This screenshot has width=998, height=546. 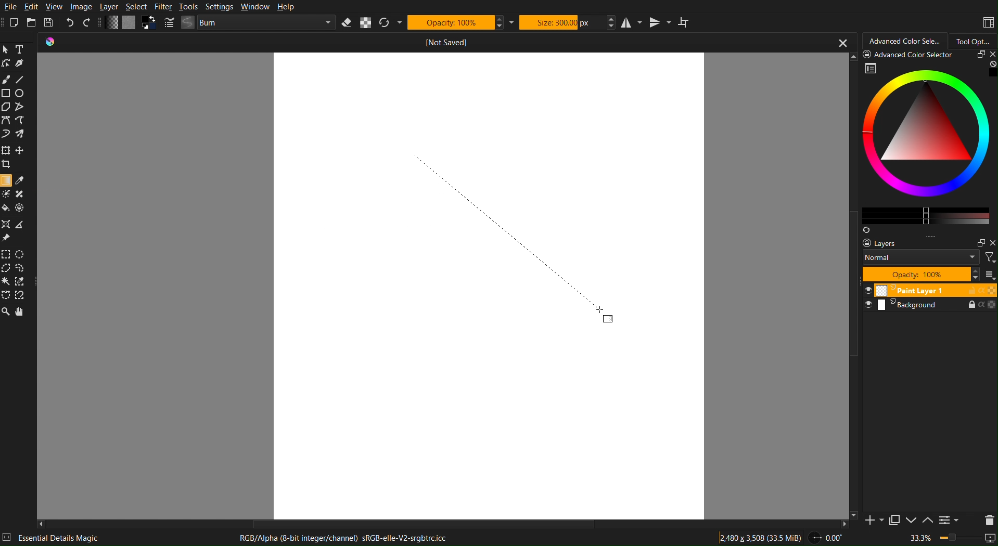 What do you see at coordinates (924, 141) in the screenshot?
I see `Advanced Color Selector` at bounding box center [924, 141].